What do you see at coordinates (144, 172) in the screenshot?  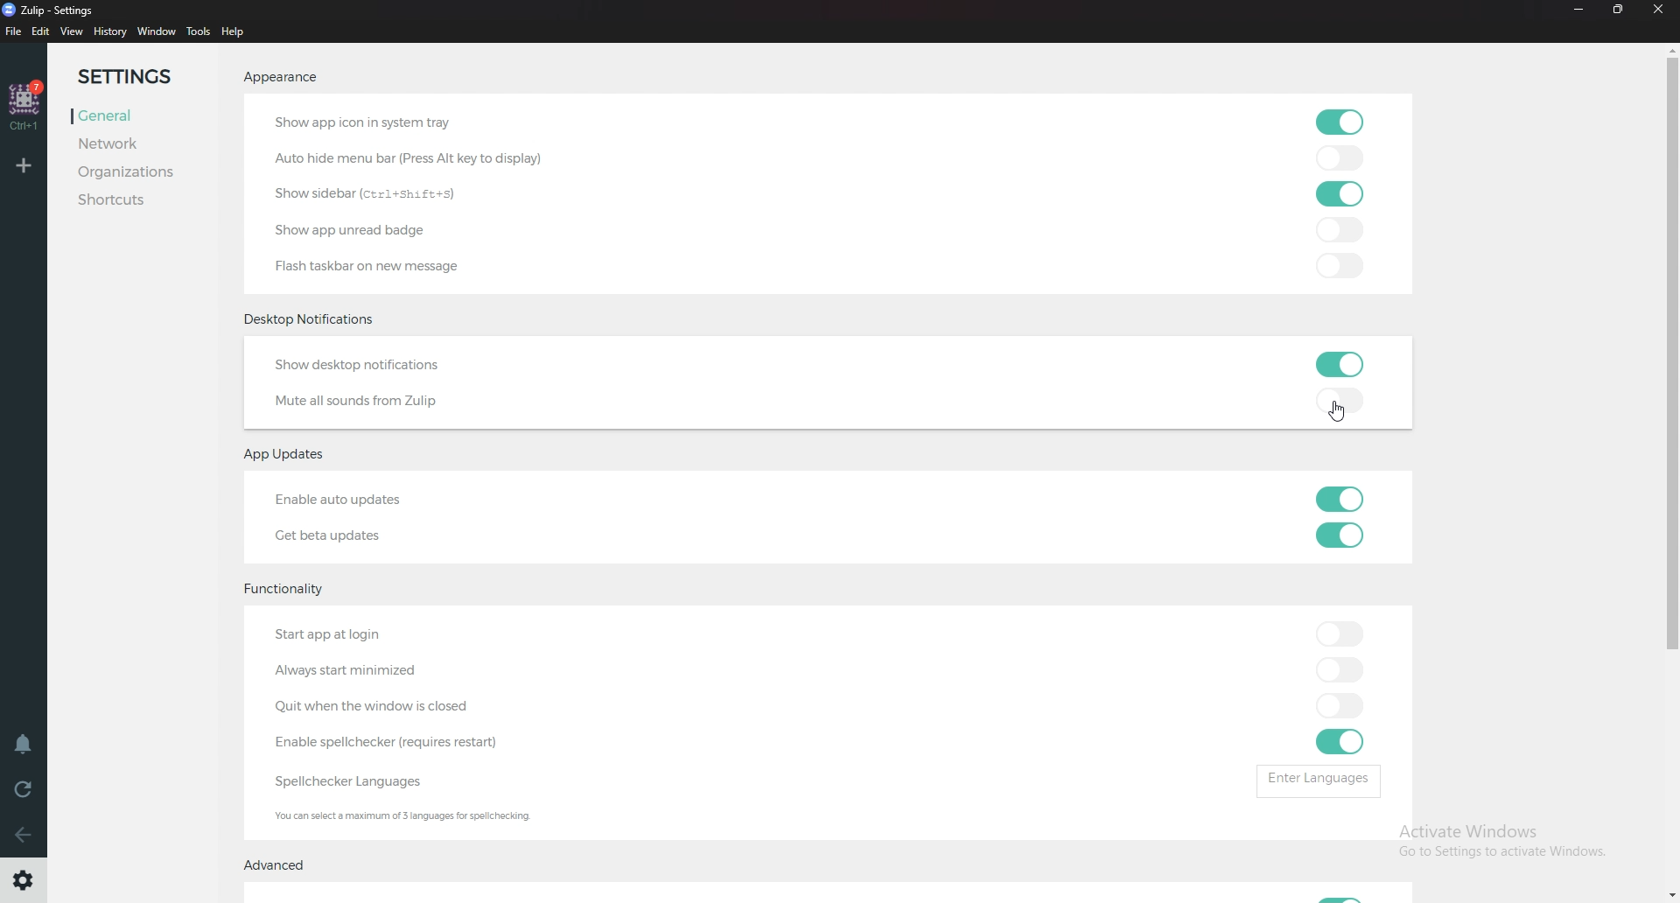 I see `Organizations` at bounding box center [144, 172].